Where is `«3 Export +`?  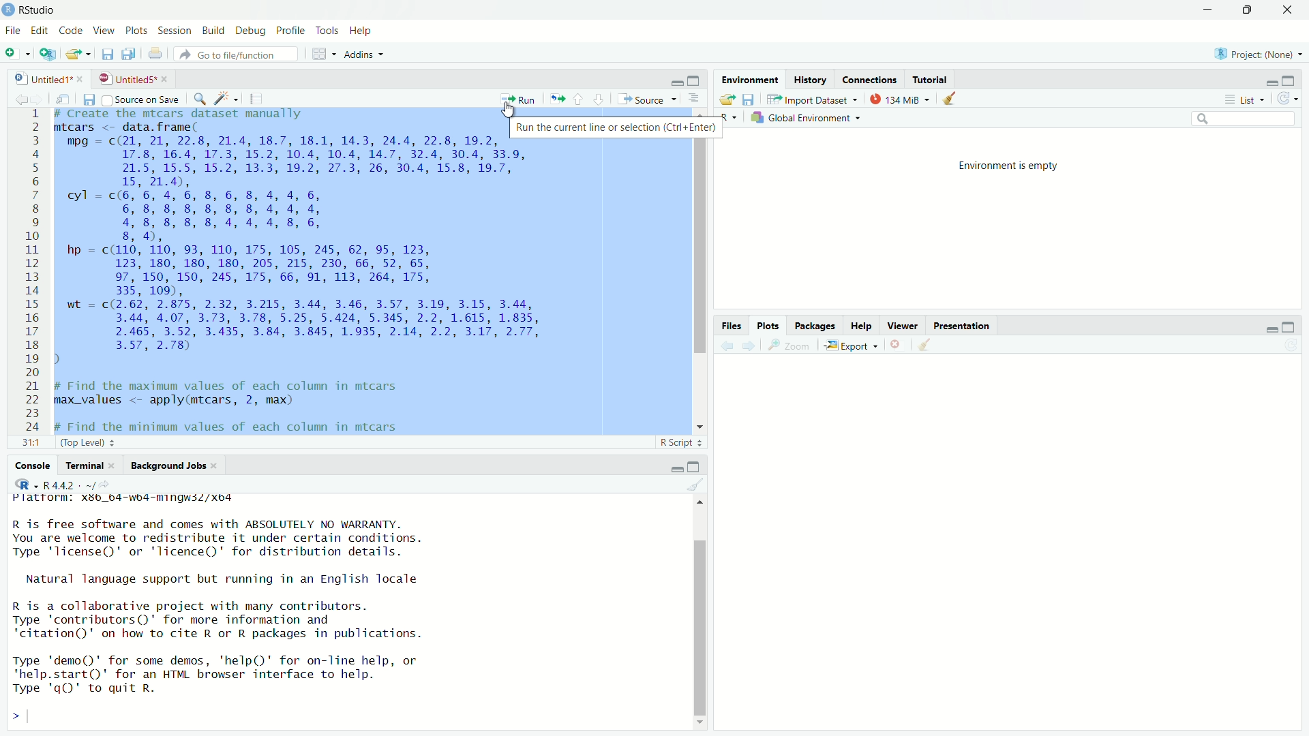 «3 Export + is located at coordinates (853, 345).